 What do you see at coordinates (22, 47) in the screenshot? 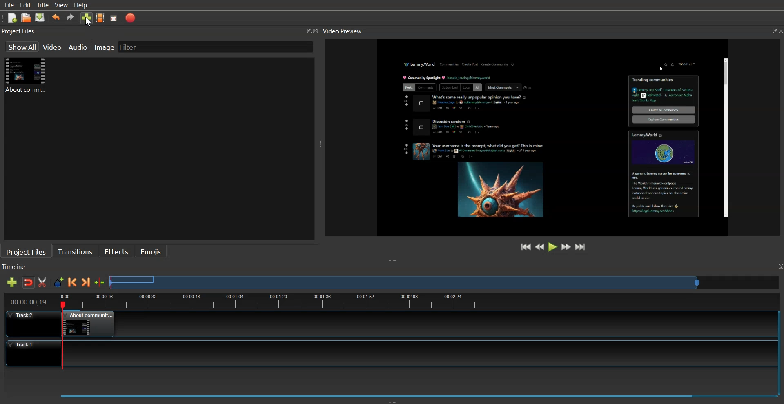
I see `Show all` at bounding box center [22, 47].